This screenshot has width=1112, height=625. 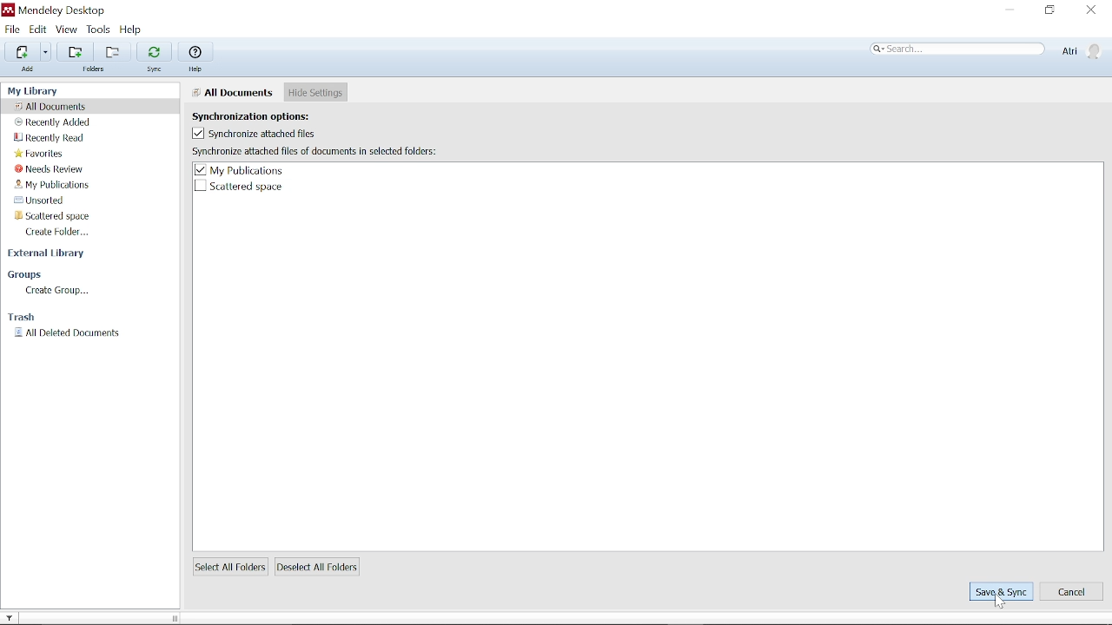 What do you see at coordinates (54, 186) in the screenshot?
I see `My publication` at bounding box center [54, 186].